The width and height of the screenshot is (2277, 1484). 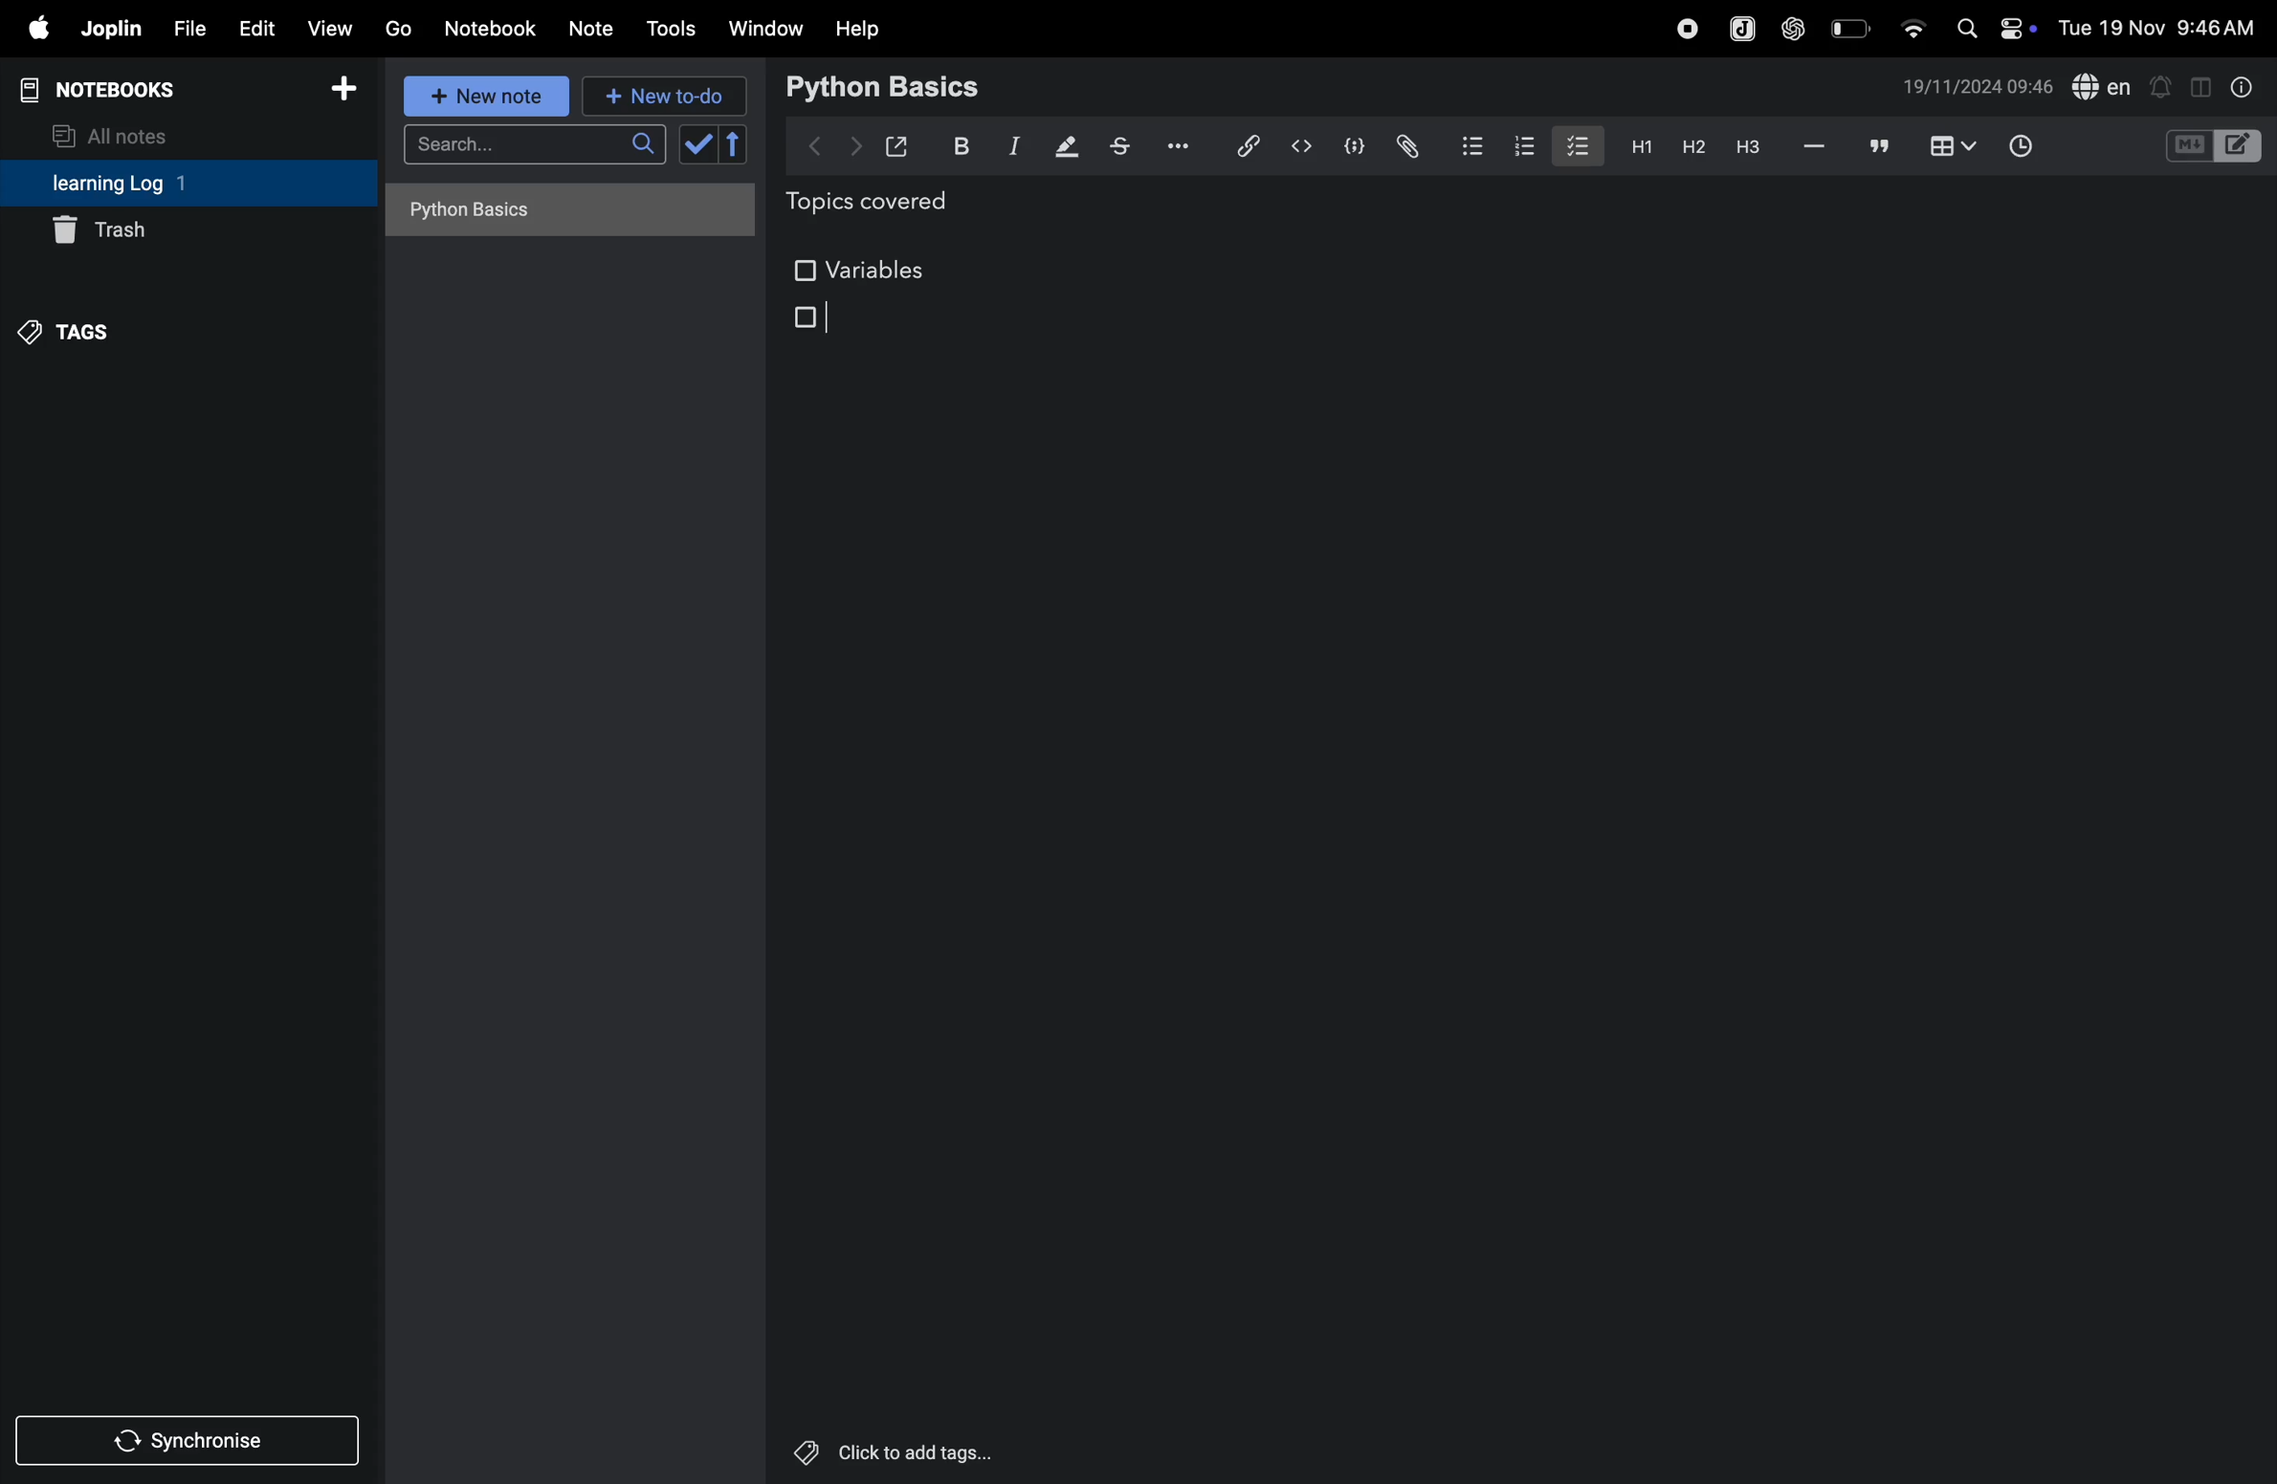 What do you see at coordinates (344, 95) in the screenshot?
I see `add` at bounding box center [344, 95].